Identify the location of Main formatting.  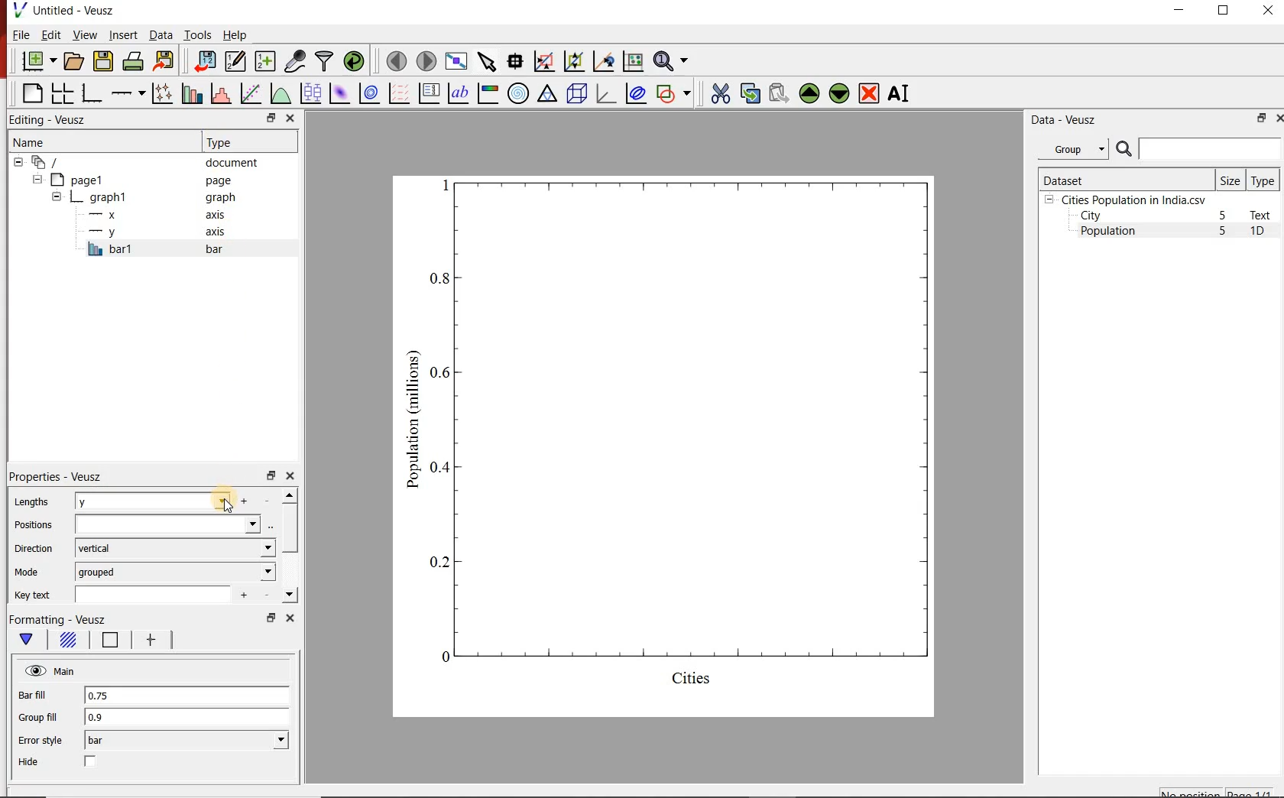
(29, 640).